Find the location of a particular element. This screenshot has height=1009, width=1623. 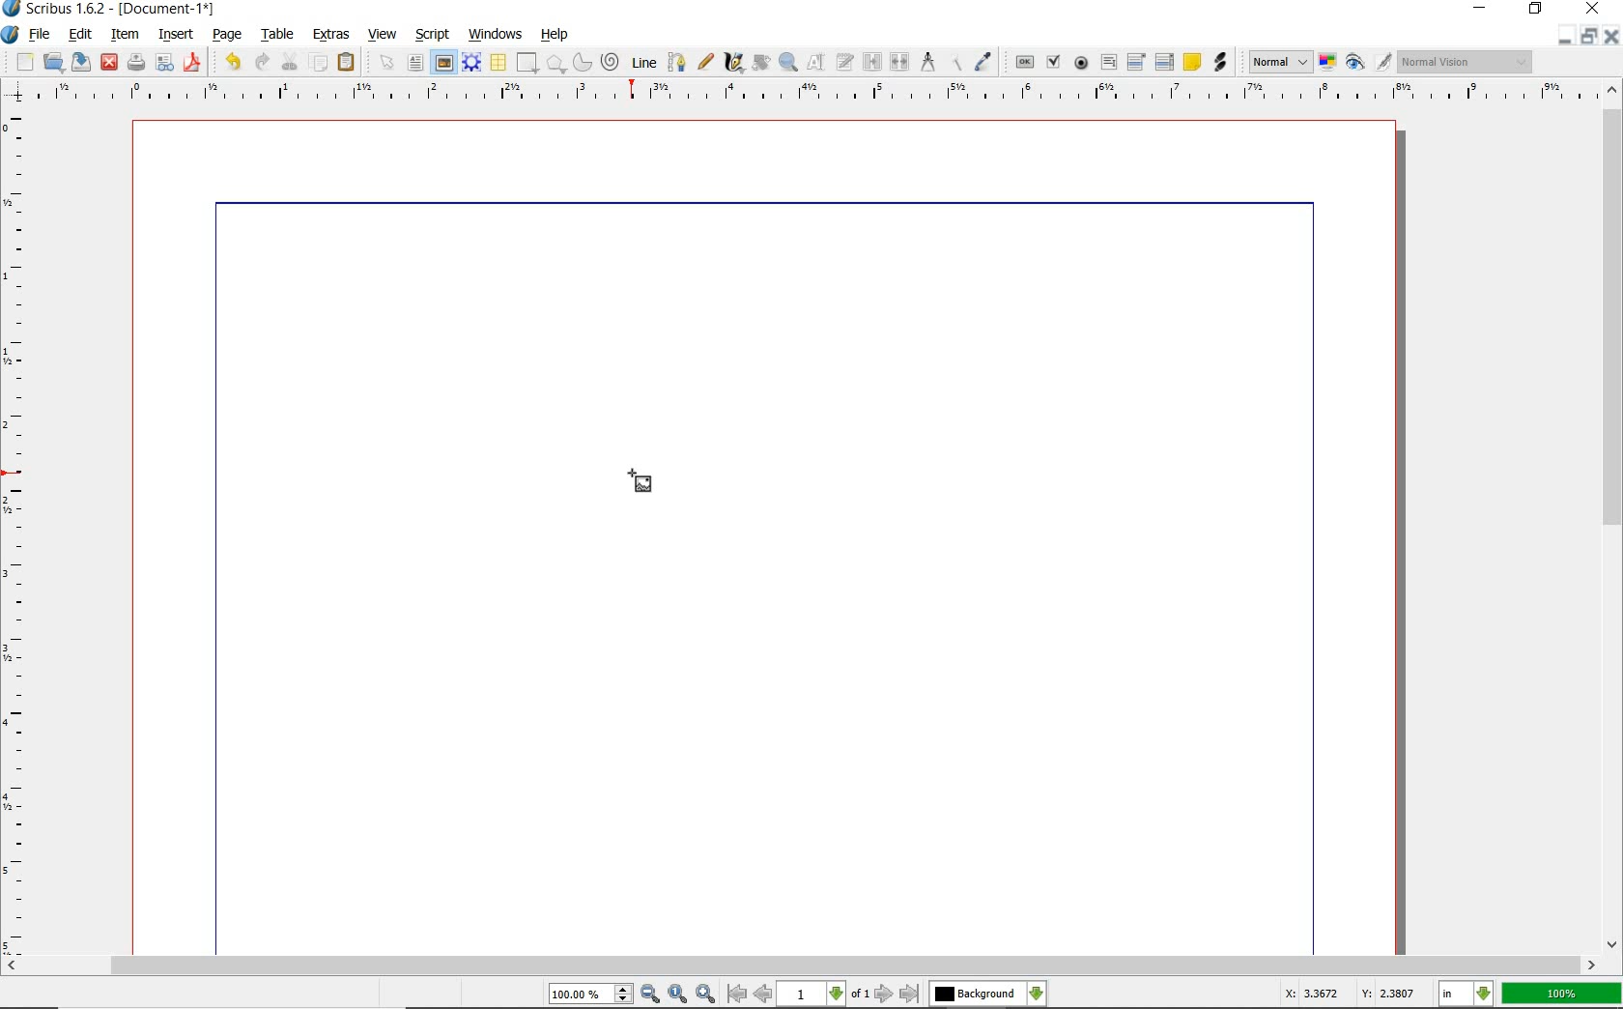

open is located at coordinates (52, 61).